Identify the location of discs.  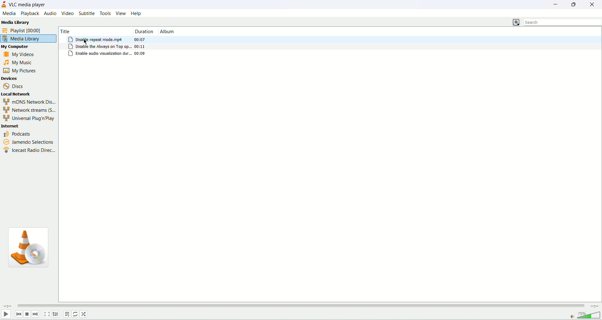
(14, 85).